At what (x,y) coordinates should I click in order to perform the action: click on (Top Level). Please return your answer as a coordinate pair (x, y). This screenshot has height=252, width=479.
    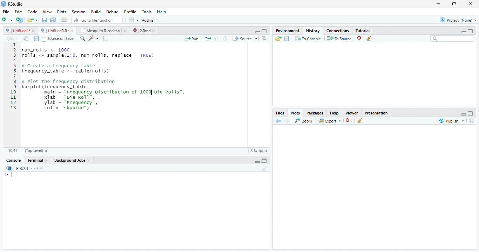
    Looking at the image, I should click on (36, 150).